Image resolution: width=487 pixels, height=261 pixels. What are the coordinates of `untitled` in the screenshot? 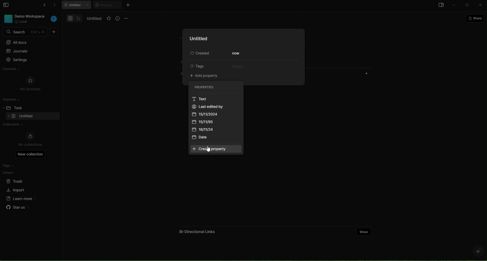 It's located at (77, 6).